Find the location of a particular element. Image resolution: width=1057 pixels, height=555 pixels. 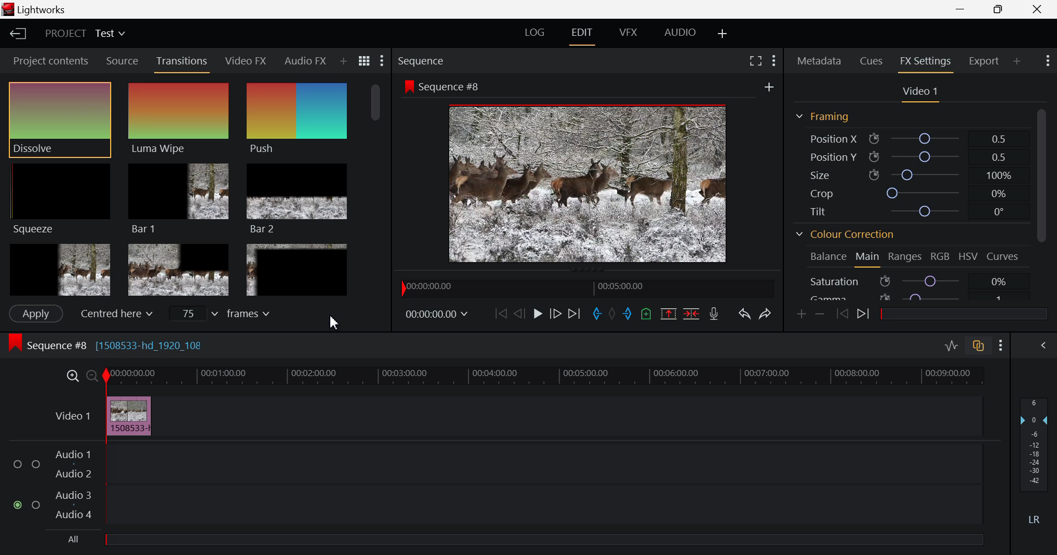

Cursor Position AFTER_LAST_ACTION is located at coordinates (334, 324).